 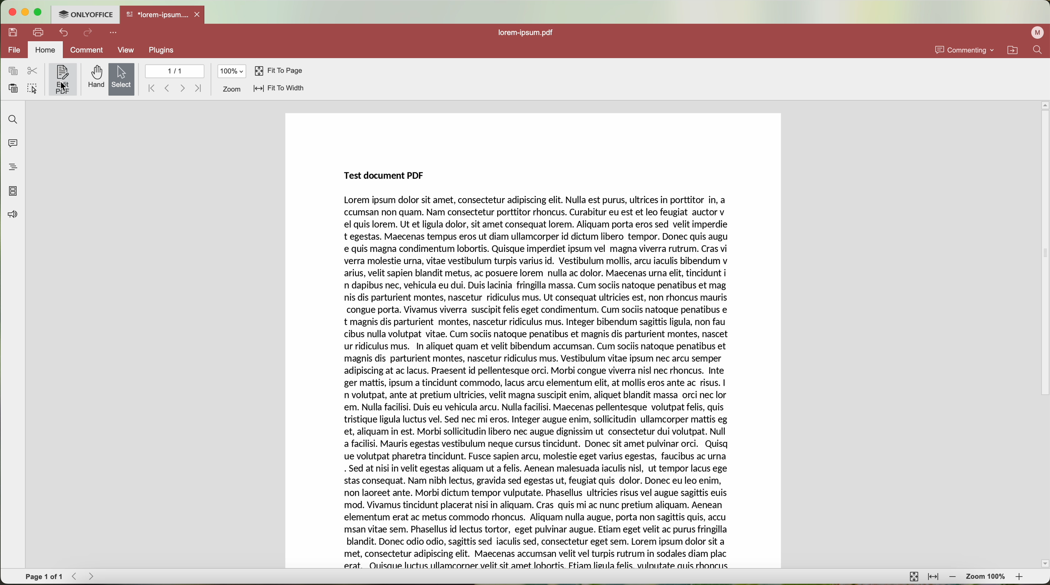 What do you see at coordinates (386, 176) in the screenshot?
I see `Test document PDF` at bounding box center [386, 176].